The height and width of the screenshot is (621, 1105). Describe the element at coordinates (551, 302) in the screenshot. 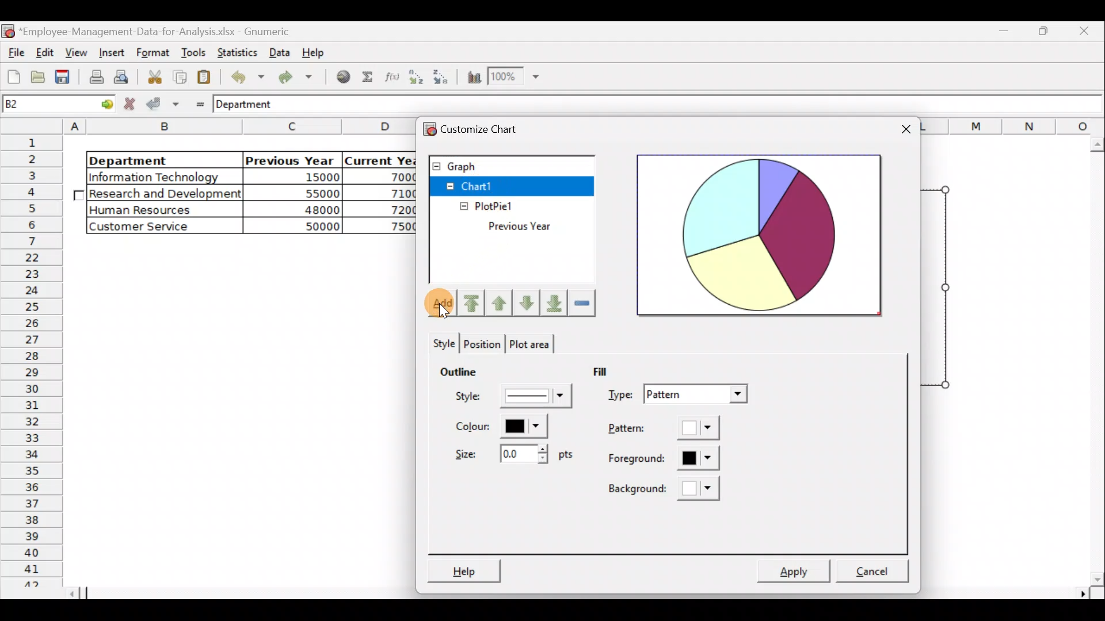

I see `Move downward` at that location.